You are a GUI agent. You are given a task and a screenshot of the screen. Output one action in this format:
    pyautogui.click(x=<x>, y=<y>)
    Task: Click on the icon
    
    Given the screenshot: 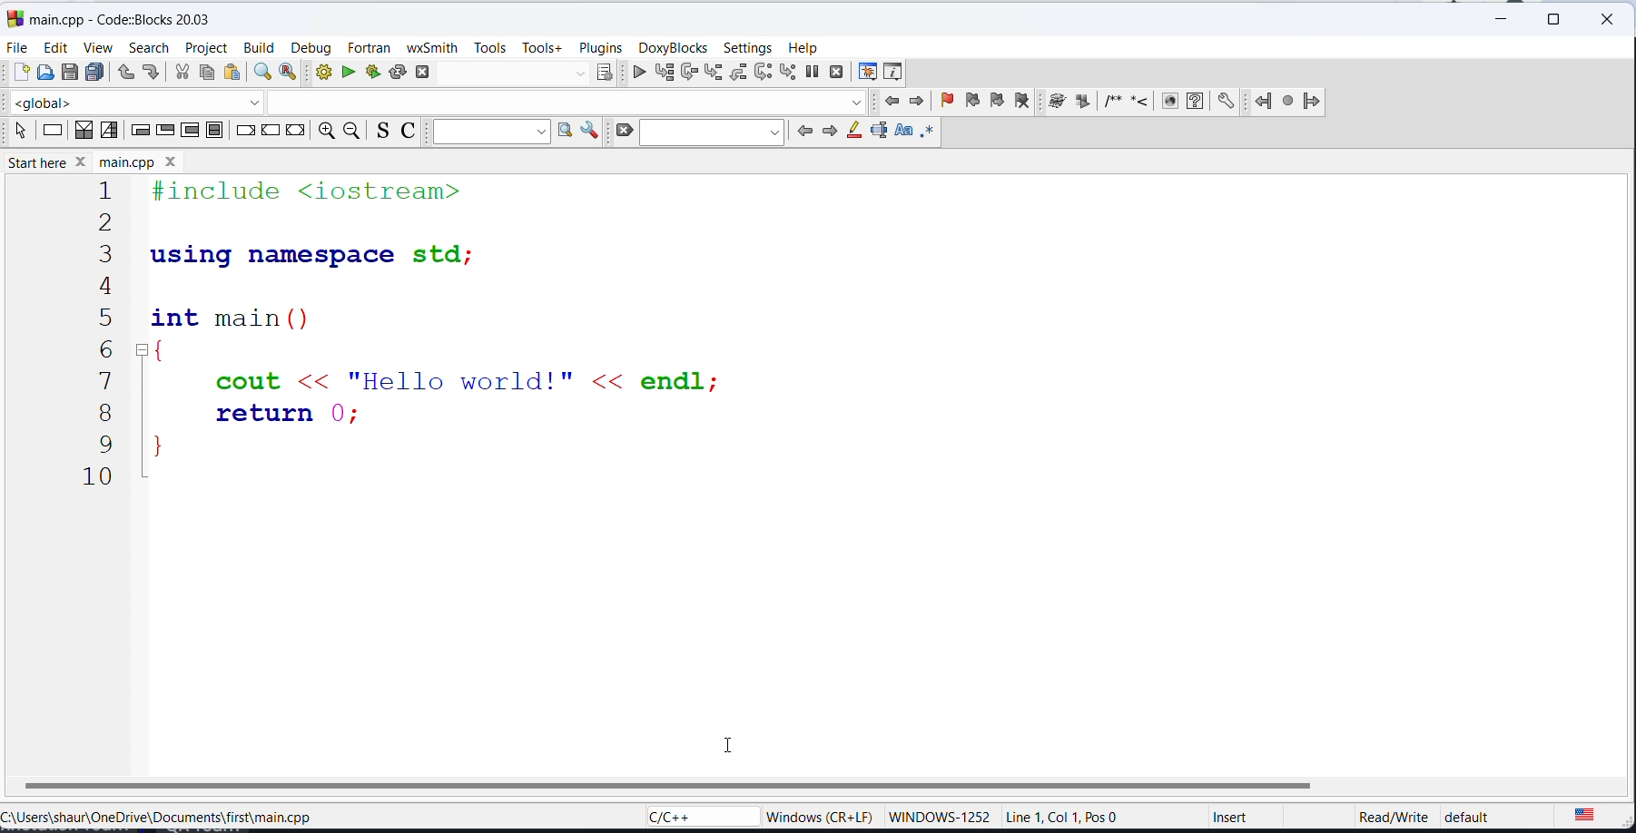 What is the action you would take?
    pyautogui.click(x=1081, y=103)
    